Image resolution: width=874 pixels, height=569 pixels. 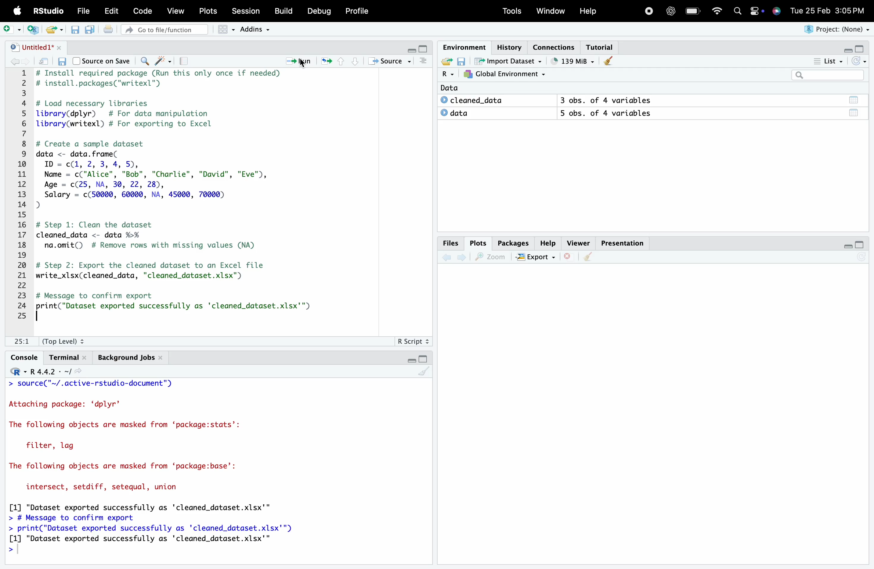 I want to click on Minimize, so click(x=412, y=50).